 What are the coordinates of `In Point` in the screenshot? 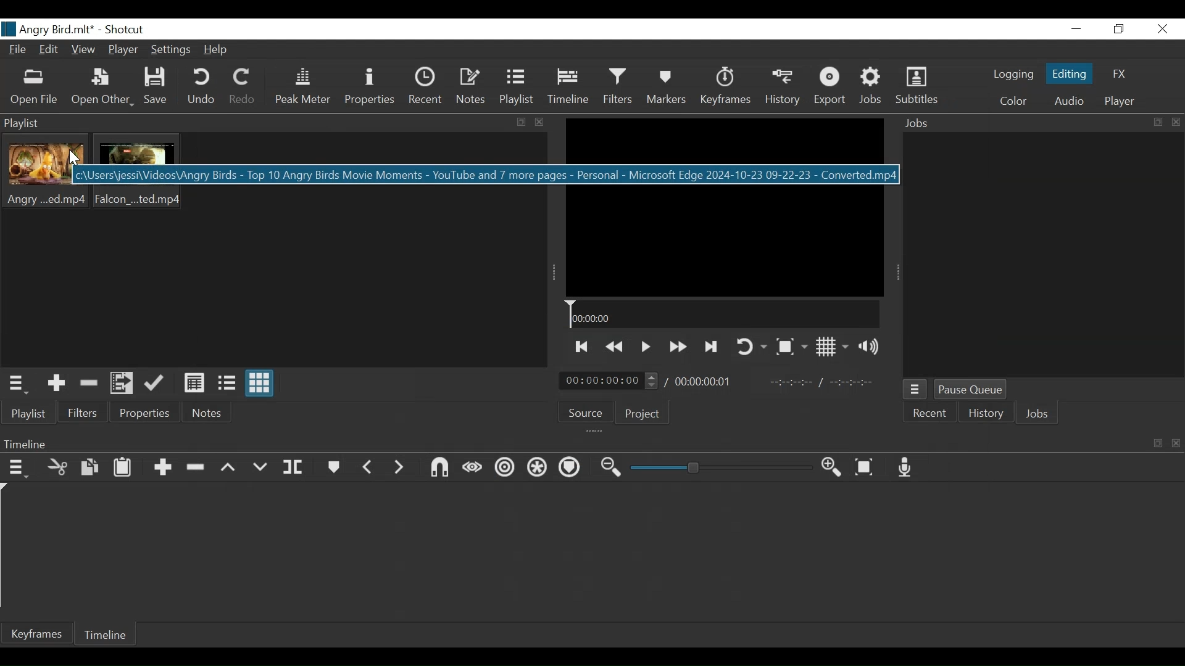 It's located at (823, 383).